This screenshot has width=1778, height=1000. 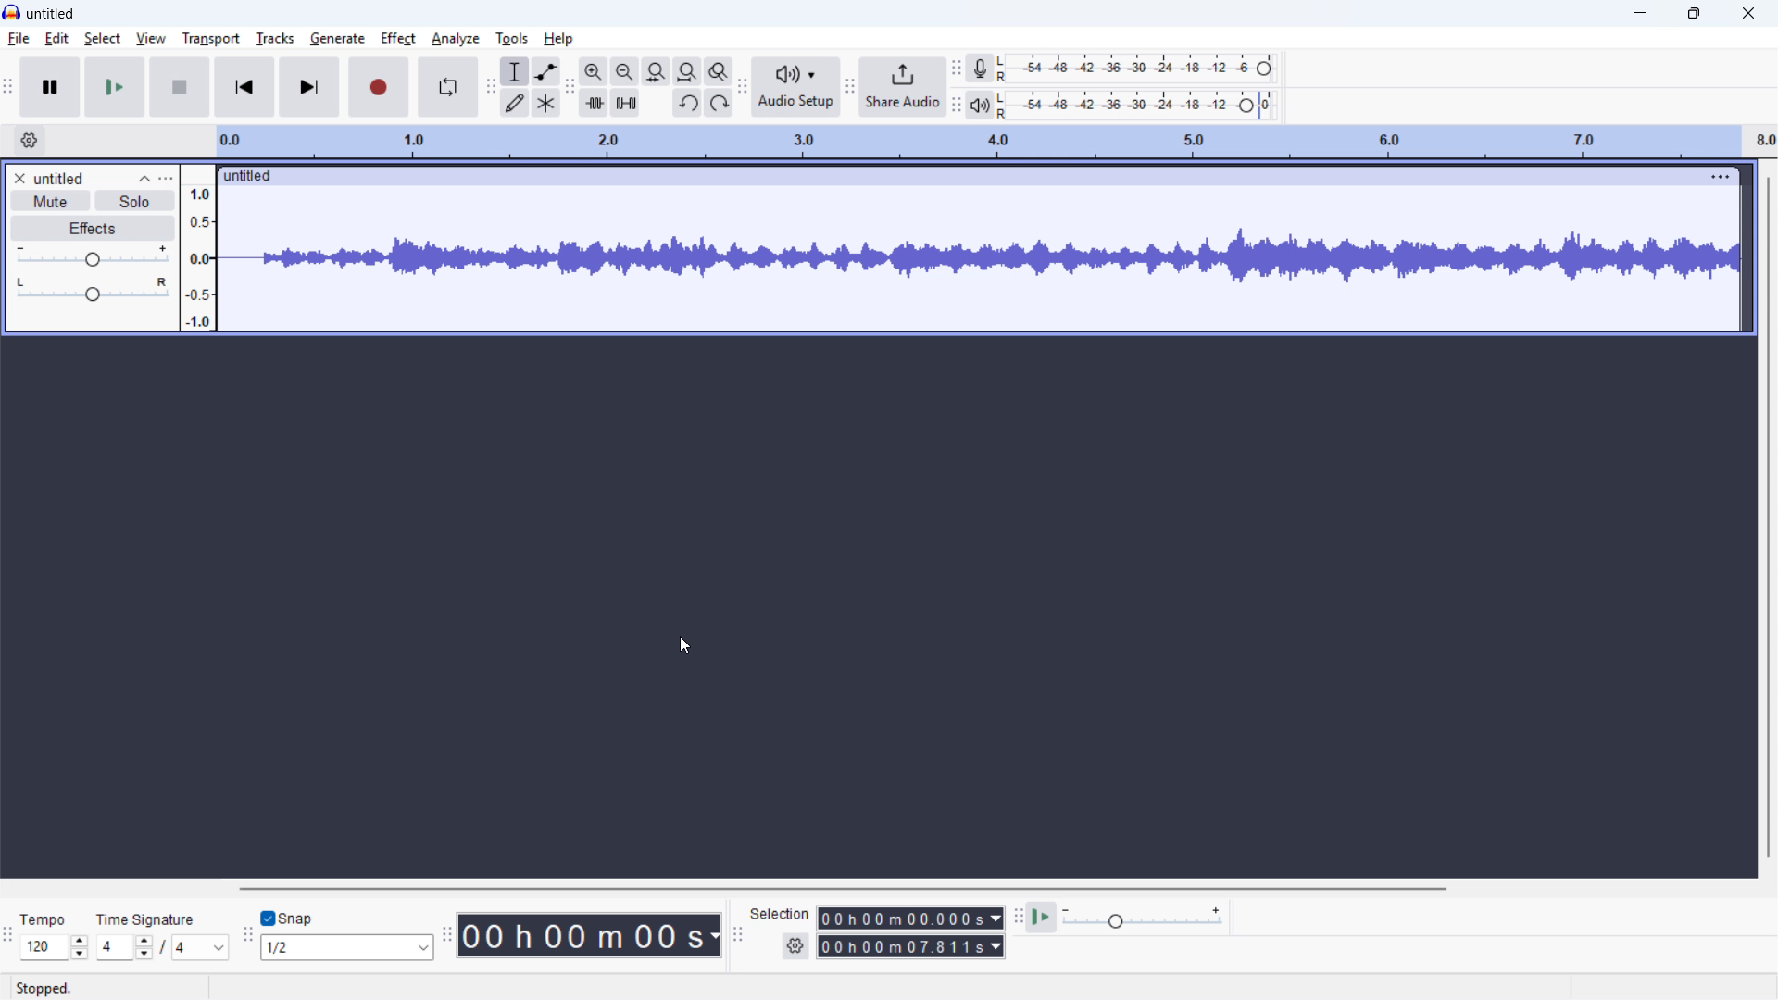 What do you see at coordinates (514, 104) in the screenshot?
I see `Draw tool ` at bounding box center [514, 104].